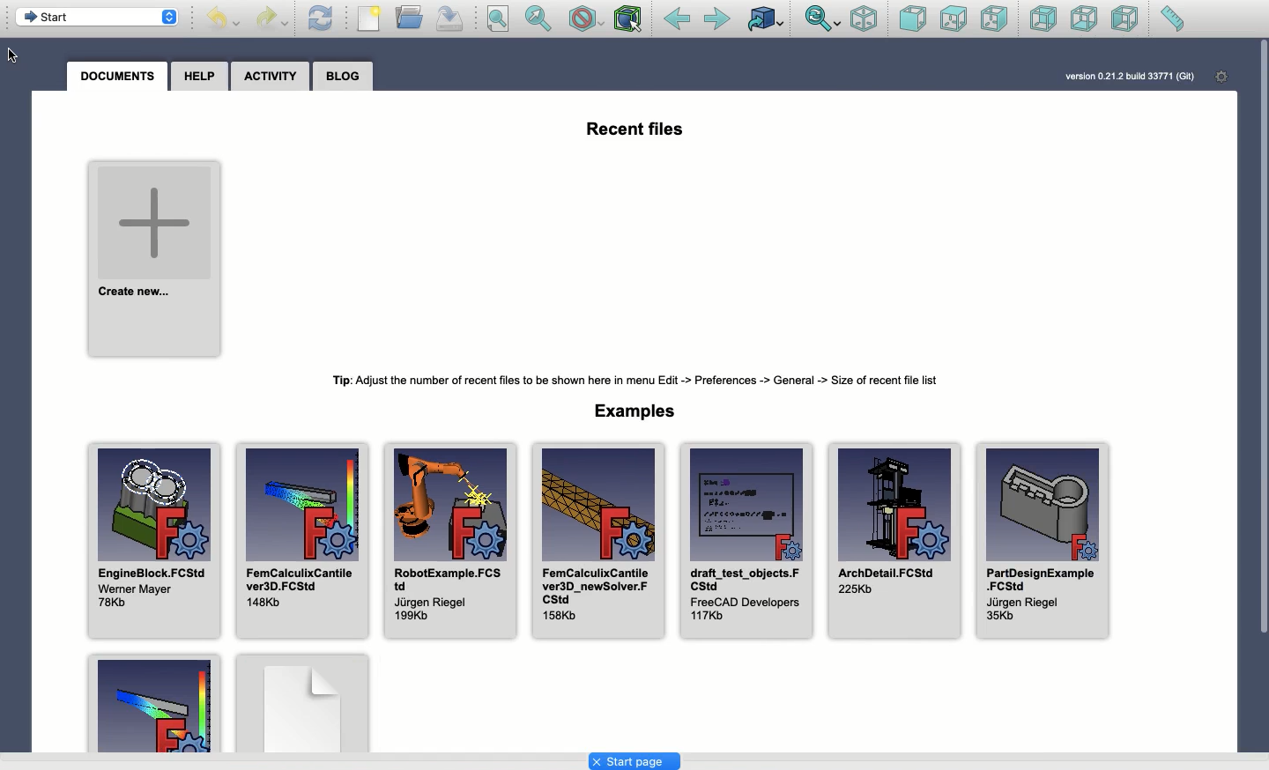 The width and height of the screenshot is (1269, 770). Describe the element at coordinates (627, 19) in the screenshot. I see `Bounding box` at that location.